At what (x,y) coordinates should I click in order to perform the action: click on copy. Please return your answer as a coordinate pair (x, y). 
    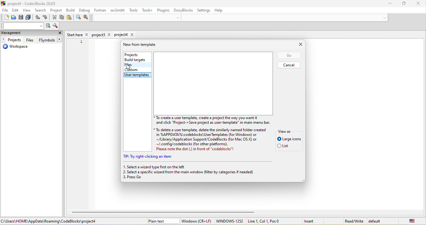
    Looking at the image, I should click on (62, 18).